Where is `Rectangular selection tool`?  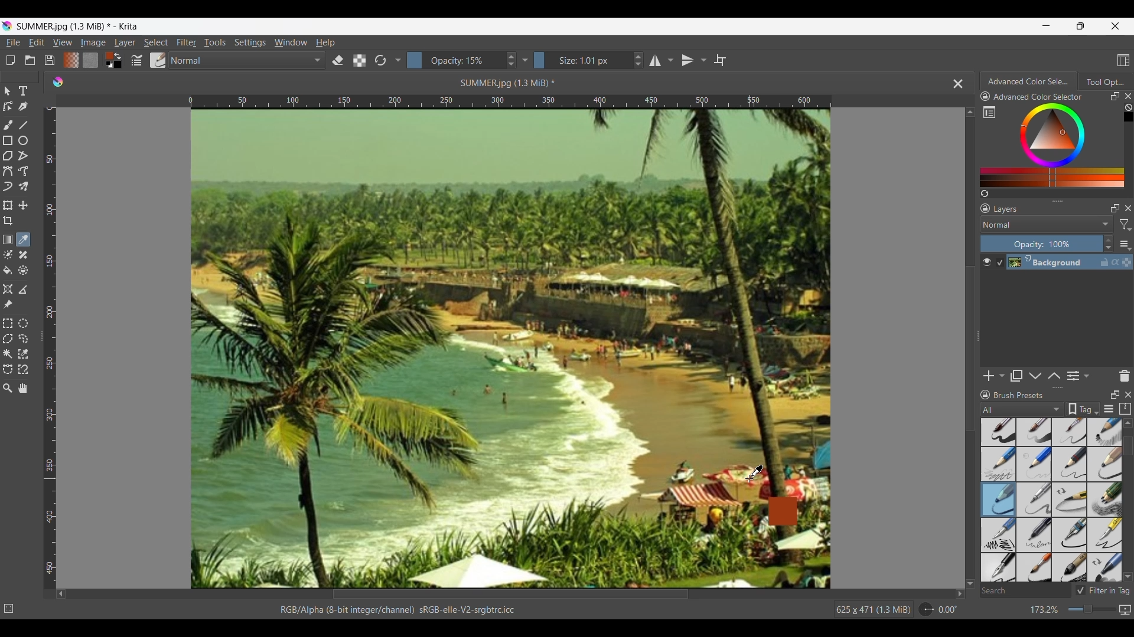
Rectangular selection tool is located at coordinates (8, 323).